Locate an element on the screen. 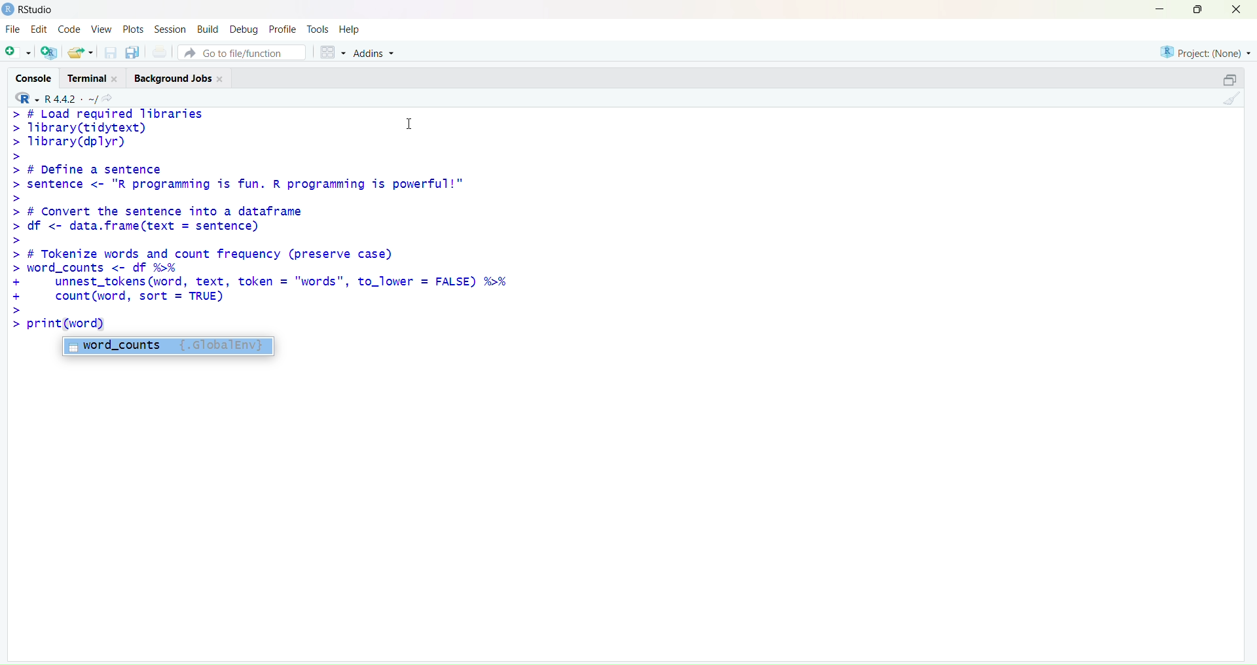  profile is located at coordinates (282, 30).